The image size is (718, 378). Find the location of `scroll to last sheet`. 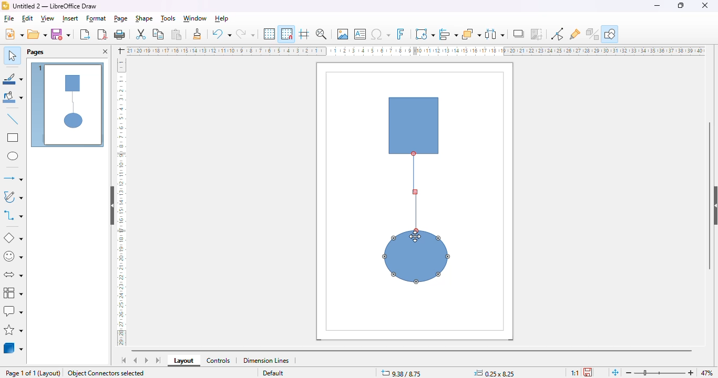

scroll to last sheet is located at coordinates (159, 361).